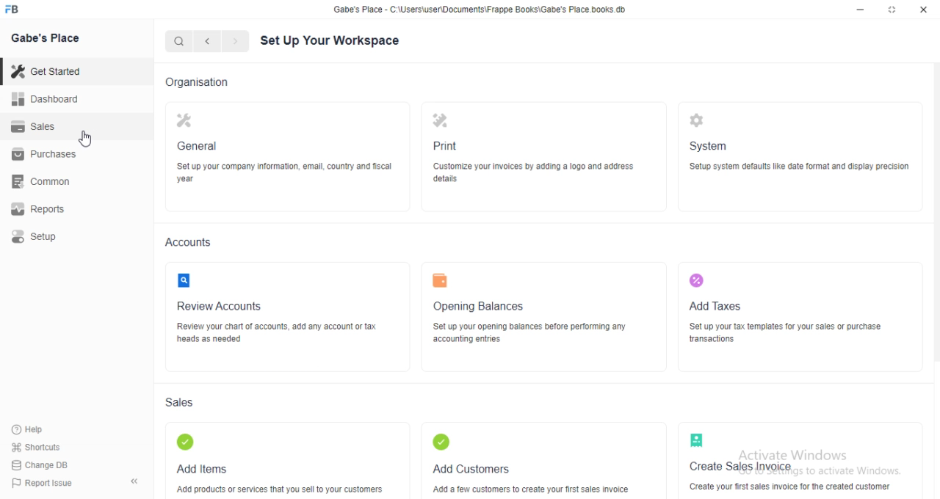 This screenshot has height=499, width=940. Describe the element at coordinates (203, 449) in the screenshot. I see `Add Items` at that location.